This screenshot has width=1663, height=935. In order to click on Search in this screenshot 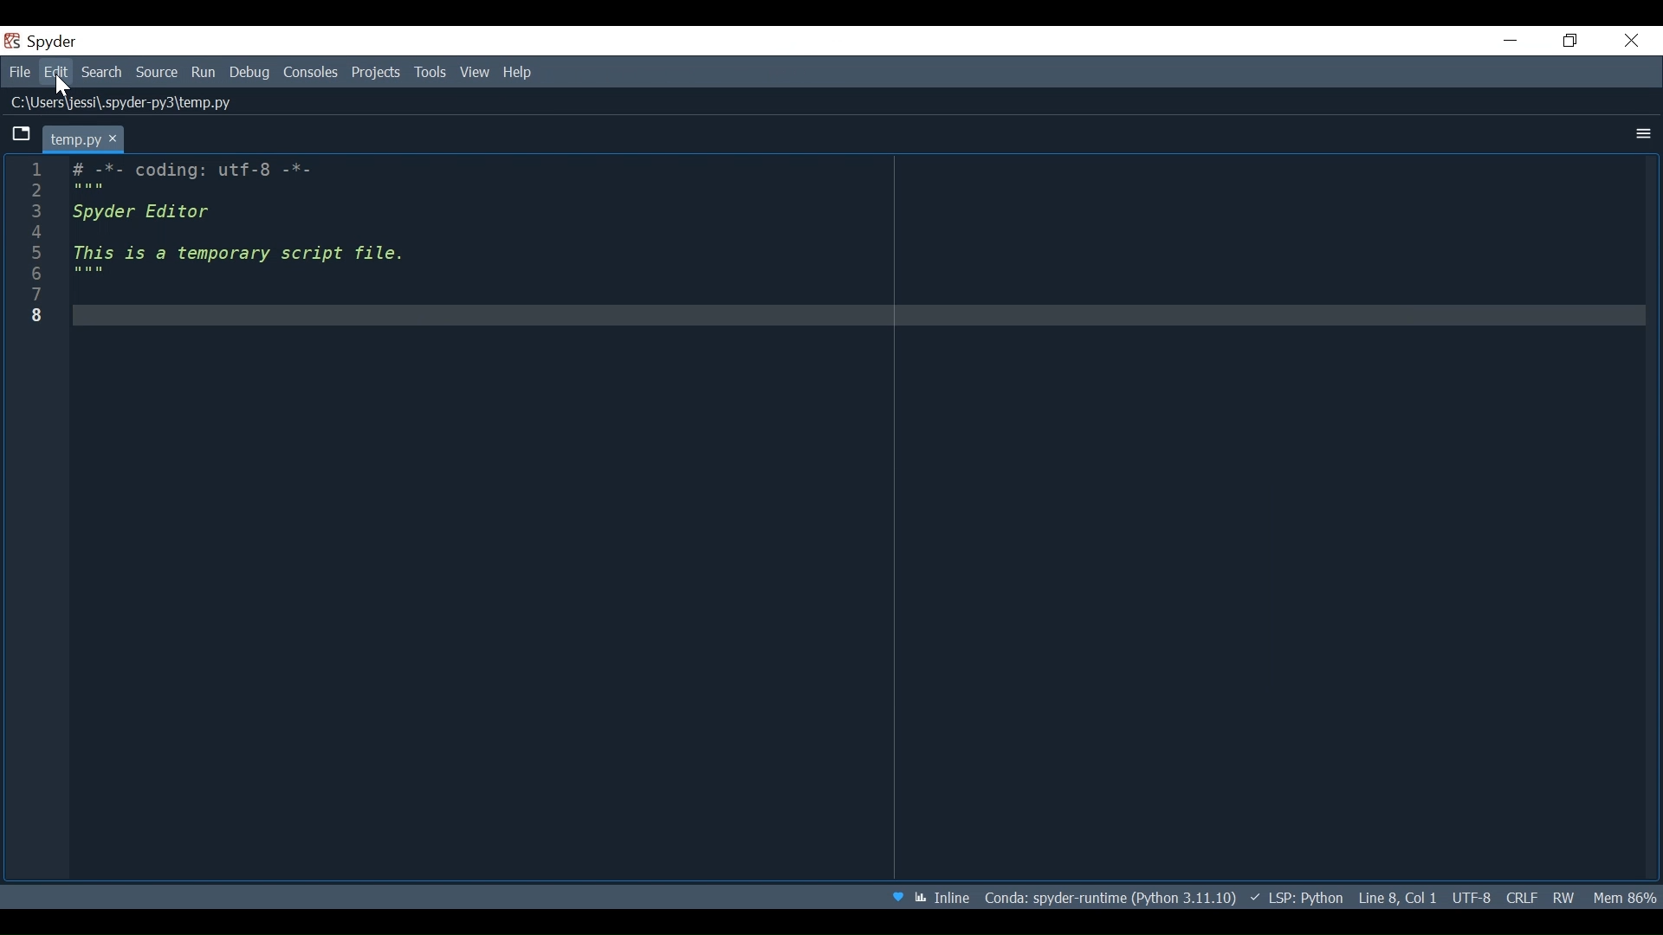, I will do `click(101, 73)`.